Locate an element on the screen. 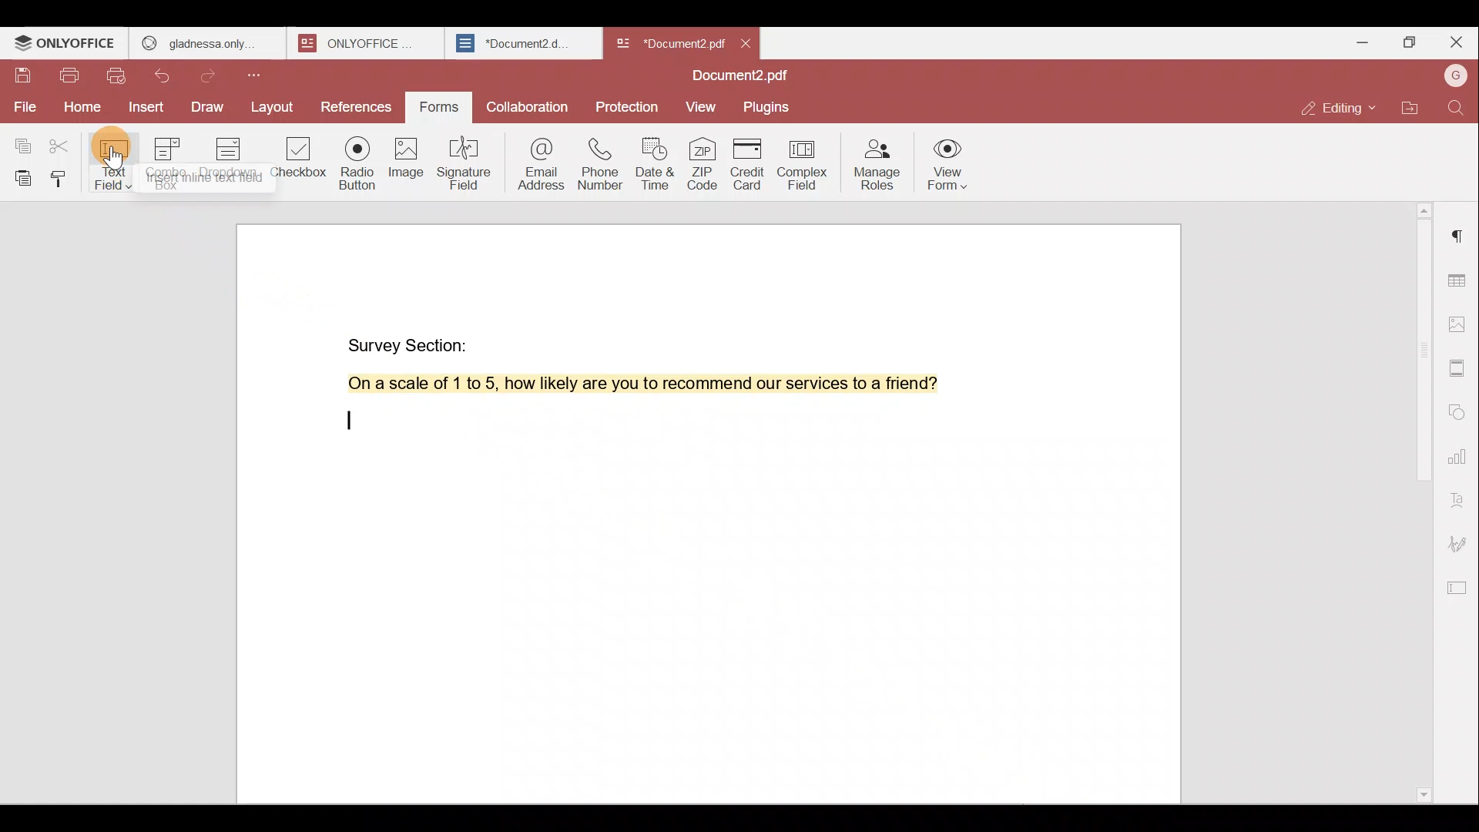  Print file is located at coordinates (69, 79).